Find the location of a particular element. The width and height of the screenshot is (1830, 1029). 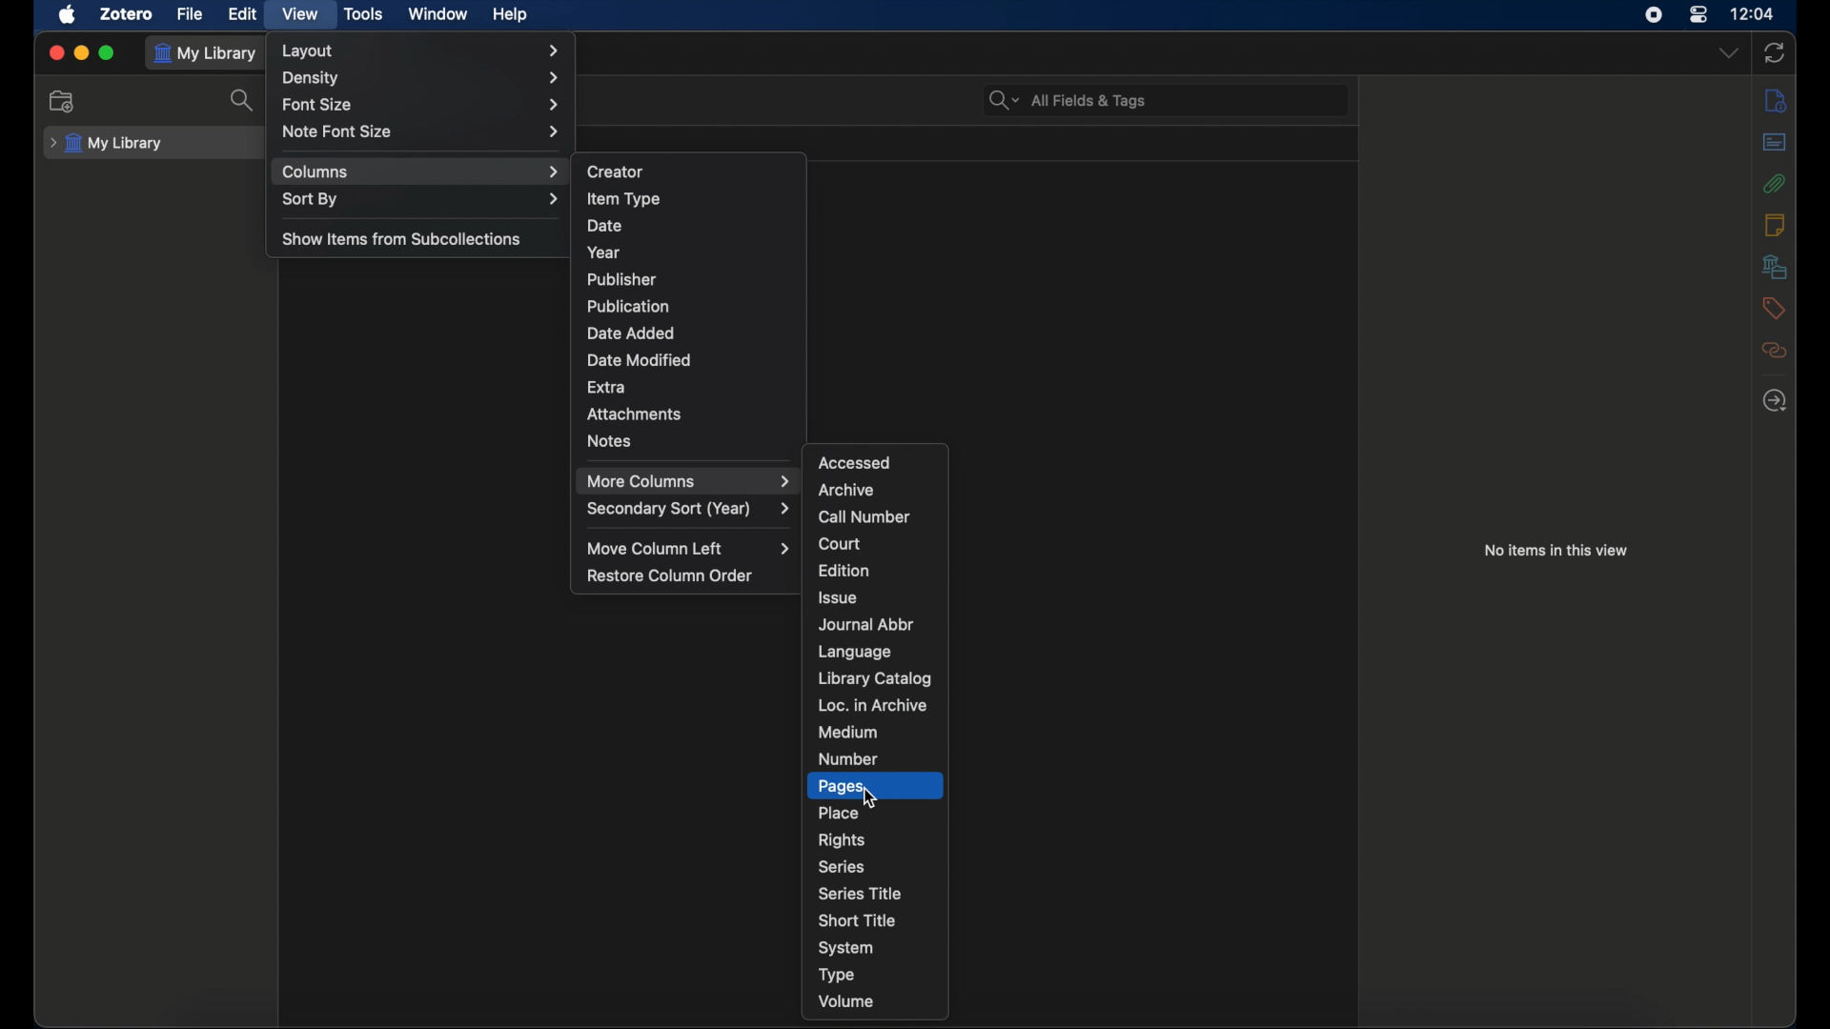

time is located at coordinates (1751, 13).